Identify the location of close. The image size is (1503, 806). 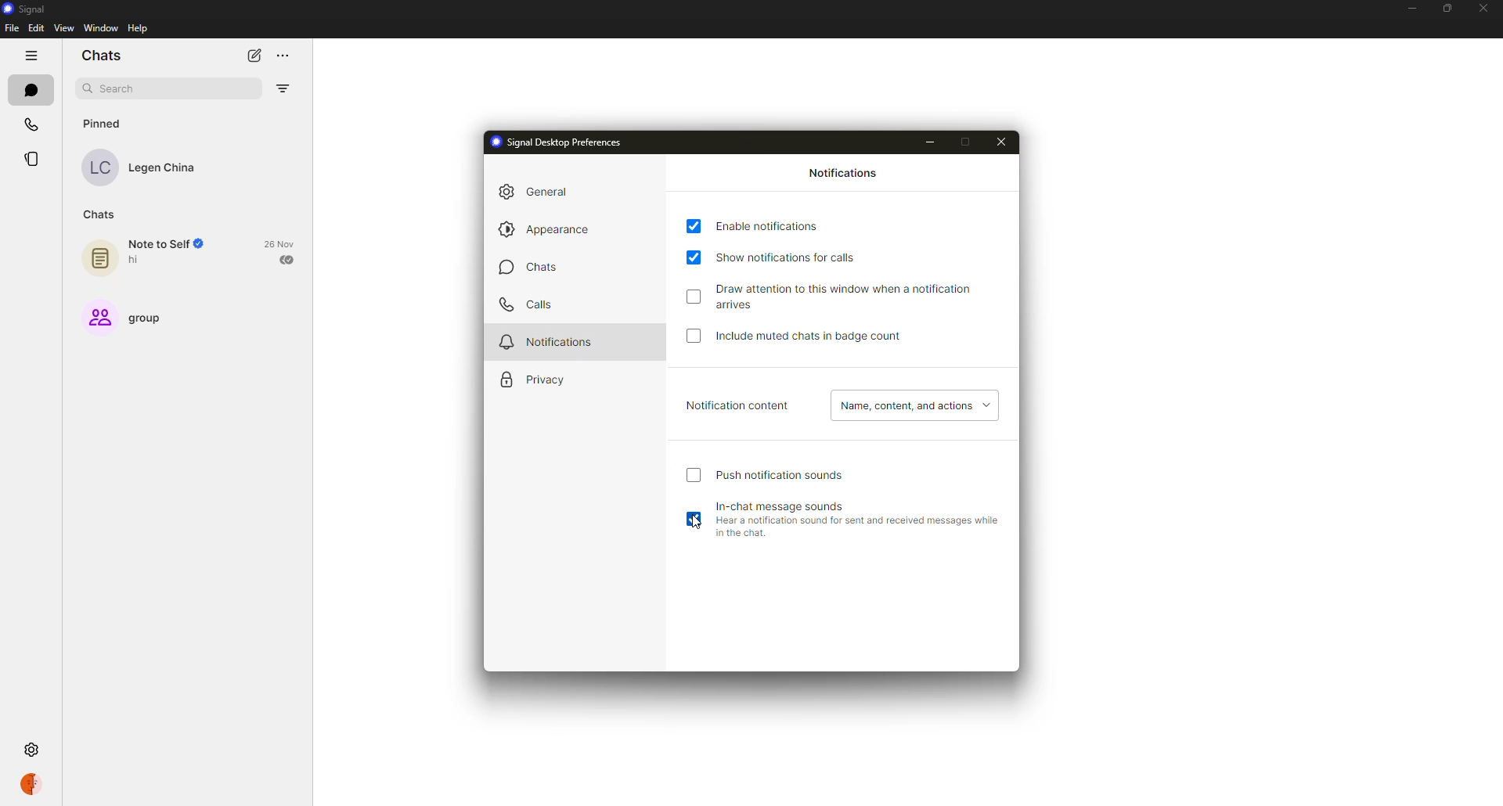
(1486, 6).